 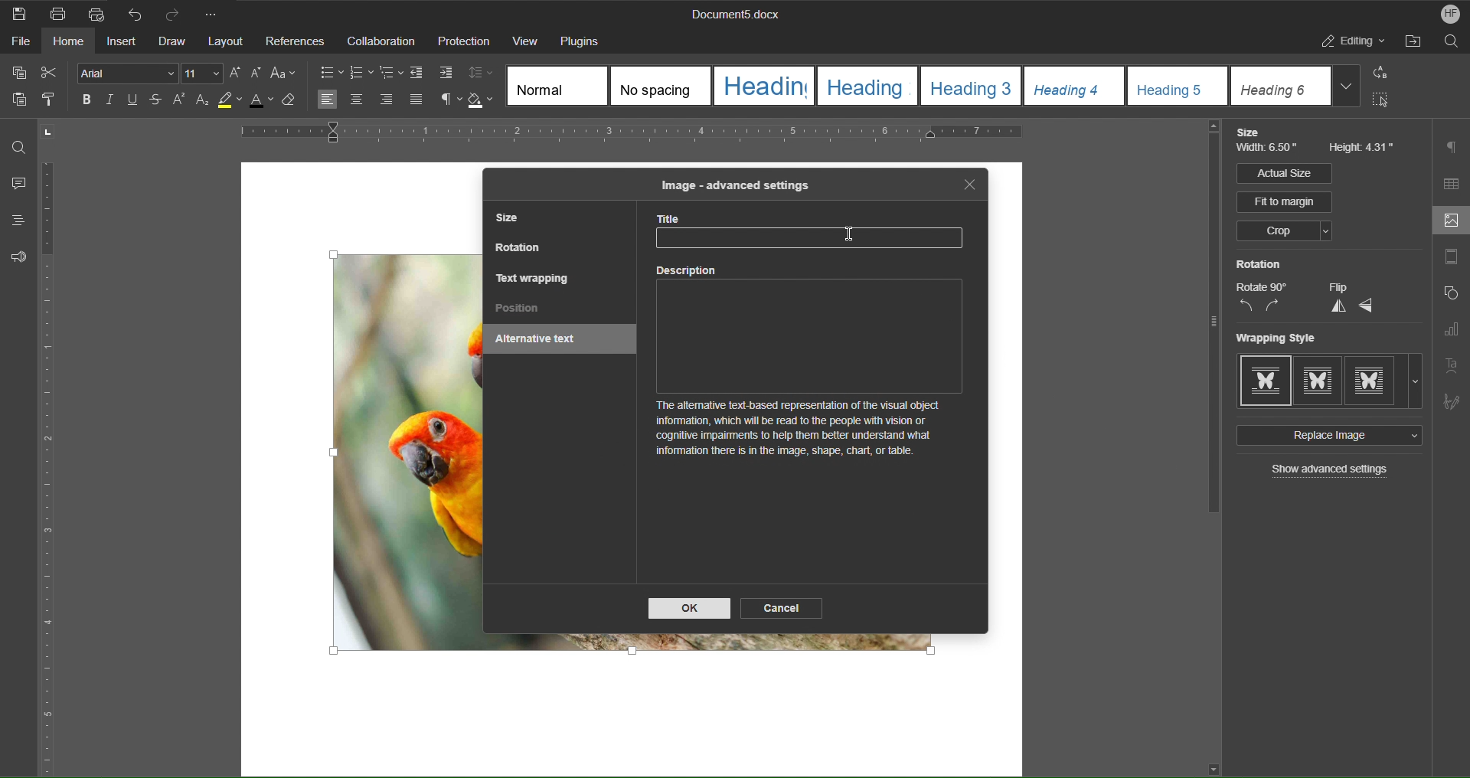 What do you see at coordinates (1452, 44) in the screenshot?
I see `Search` at bounding box center [1452, 44].